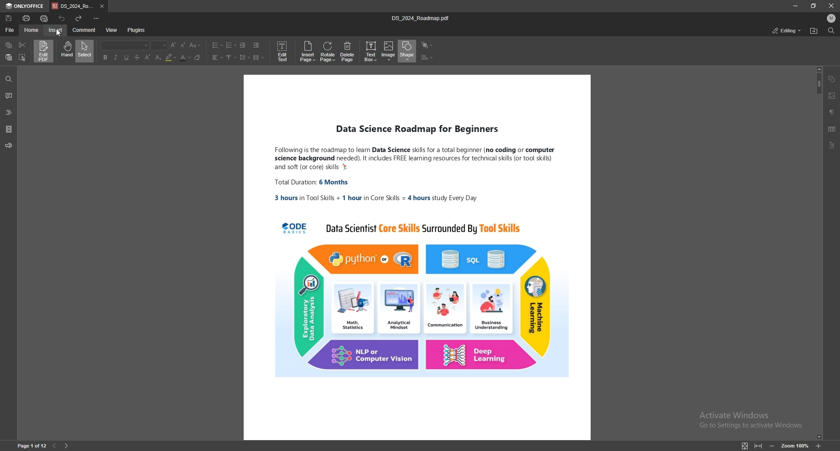  I want to click on print, so click(27, 18).